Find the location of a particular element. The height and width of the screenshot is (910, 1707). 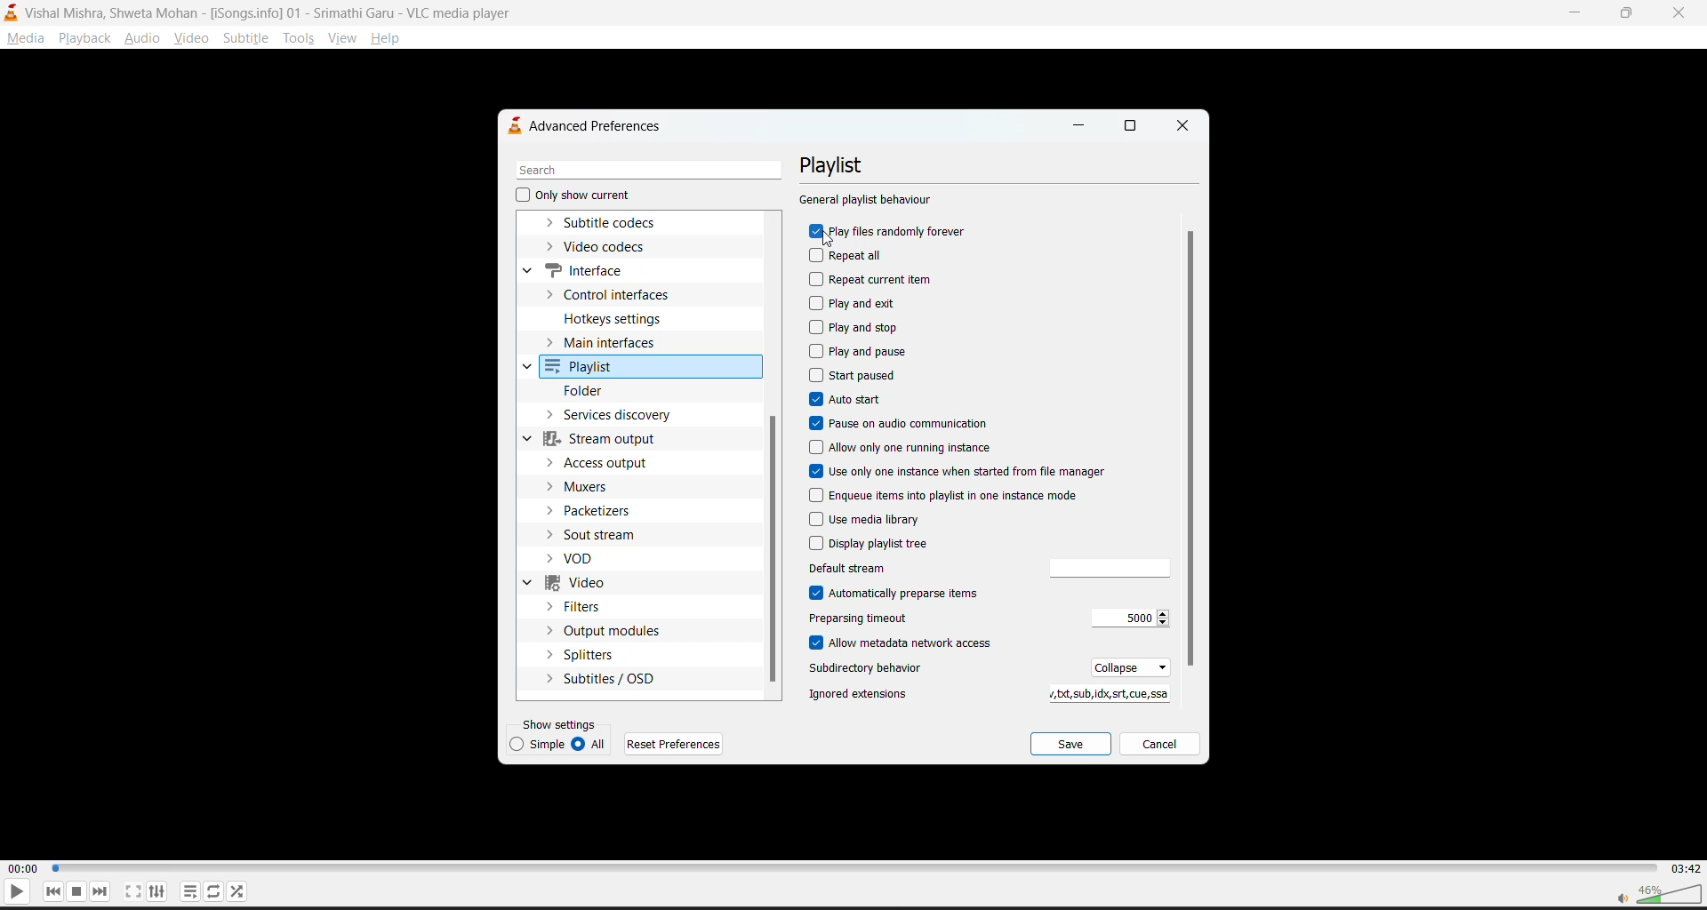

settings is located at coordinates (155, 892).